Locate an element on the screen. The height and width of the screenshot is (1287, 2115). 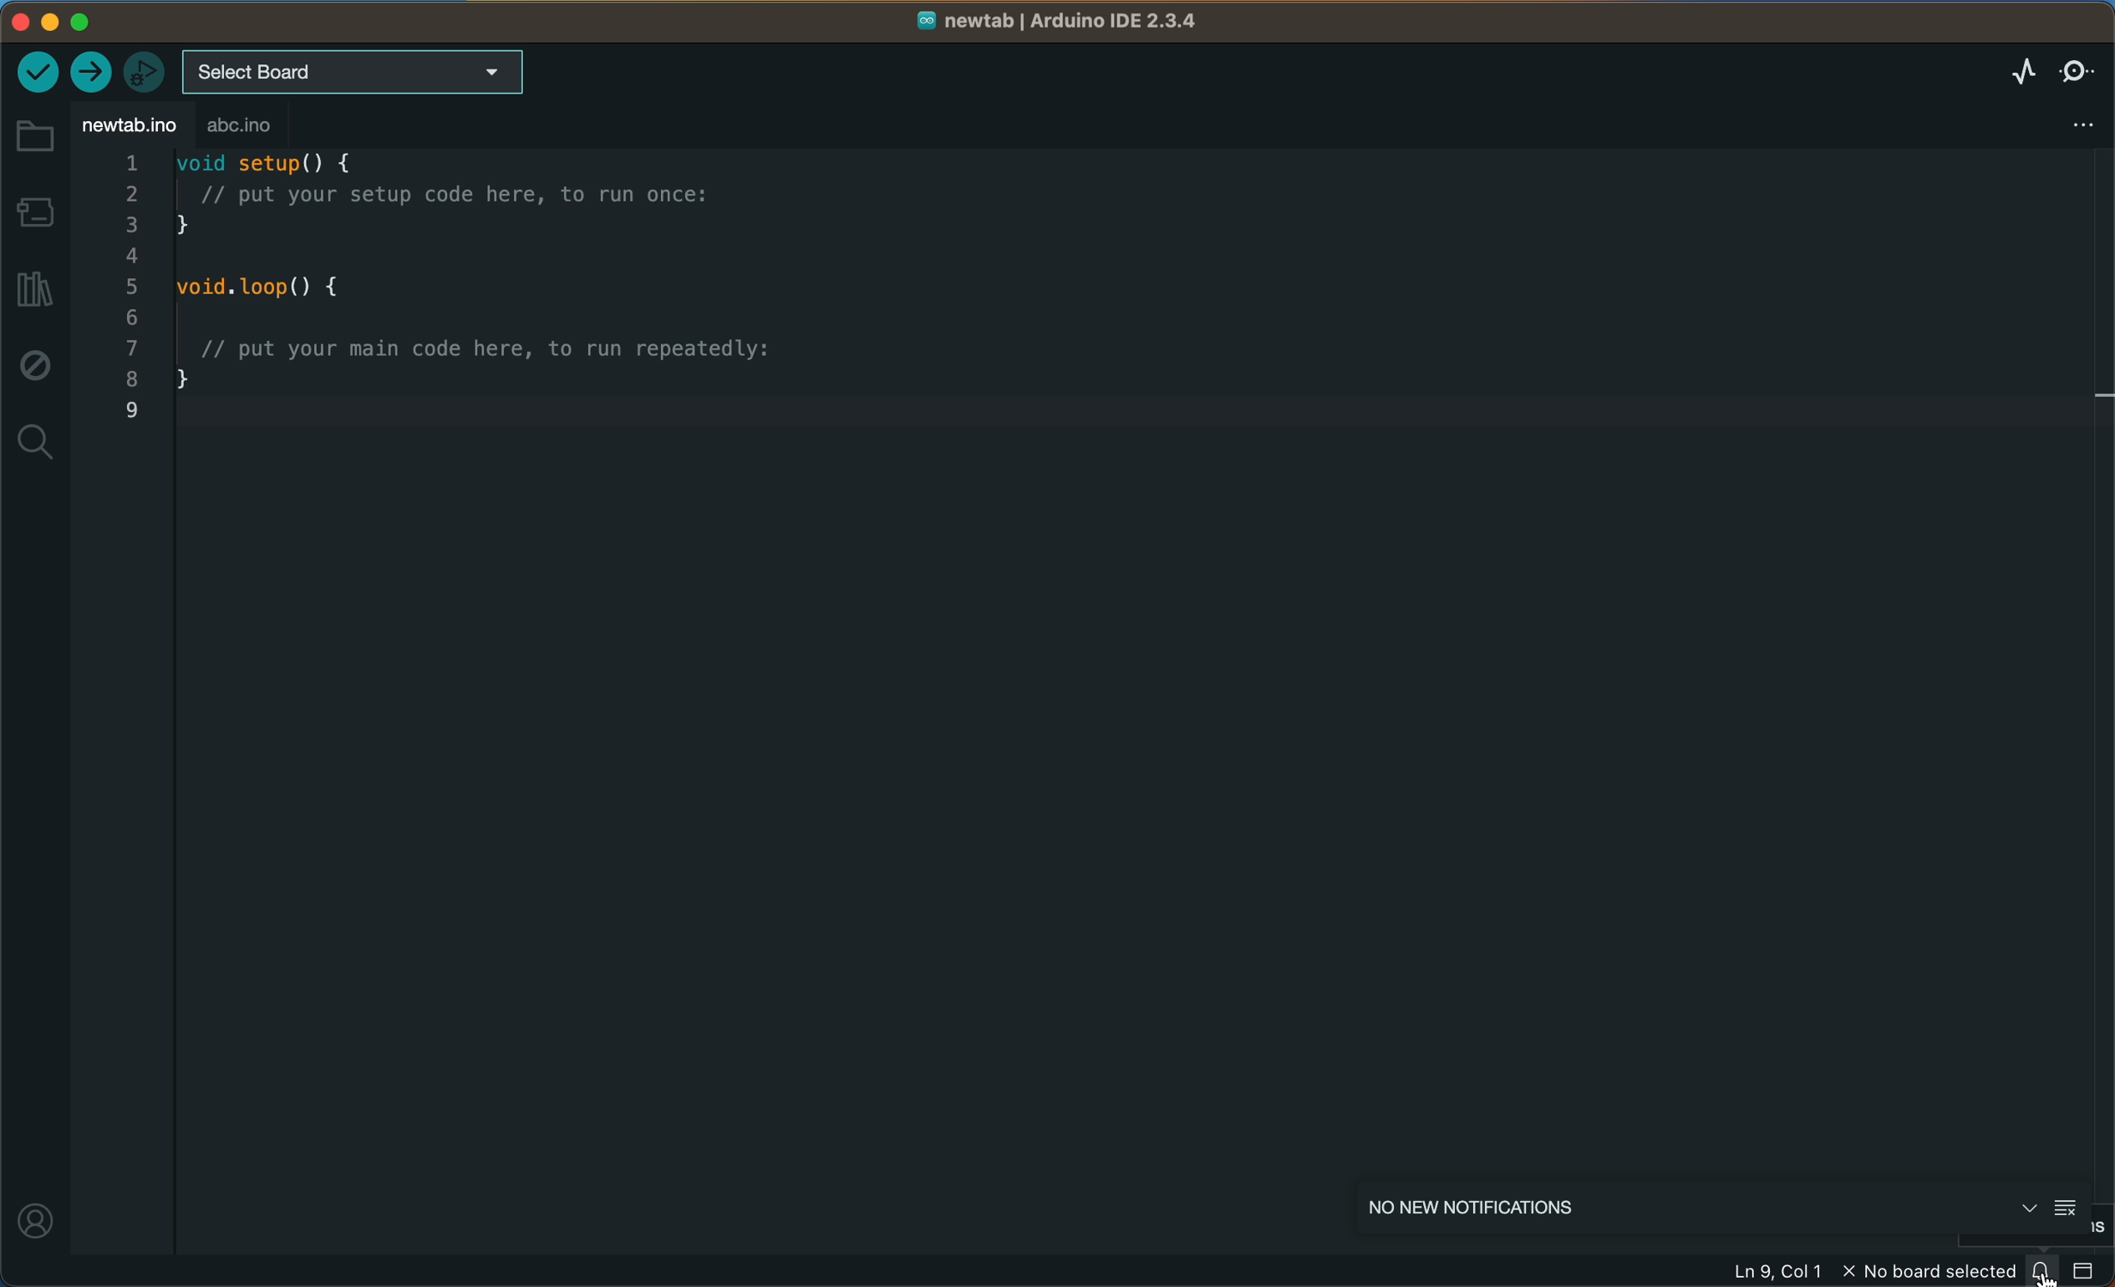
folder is located at coordinates (34, 137).